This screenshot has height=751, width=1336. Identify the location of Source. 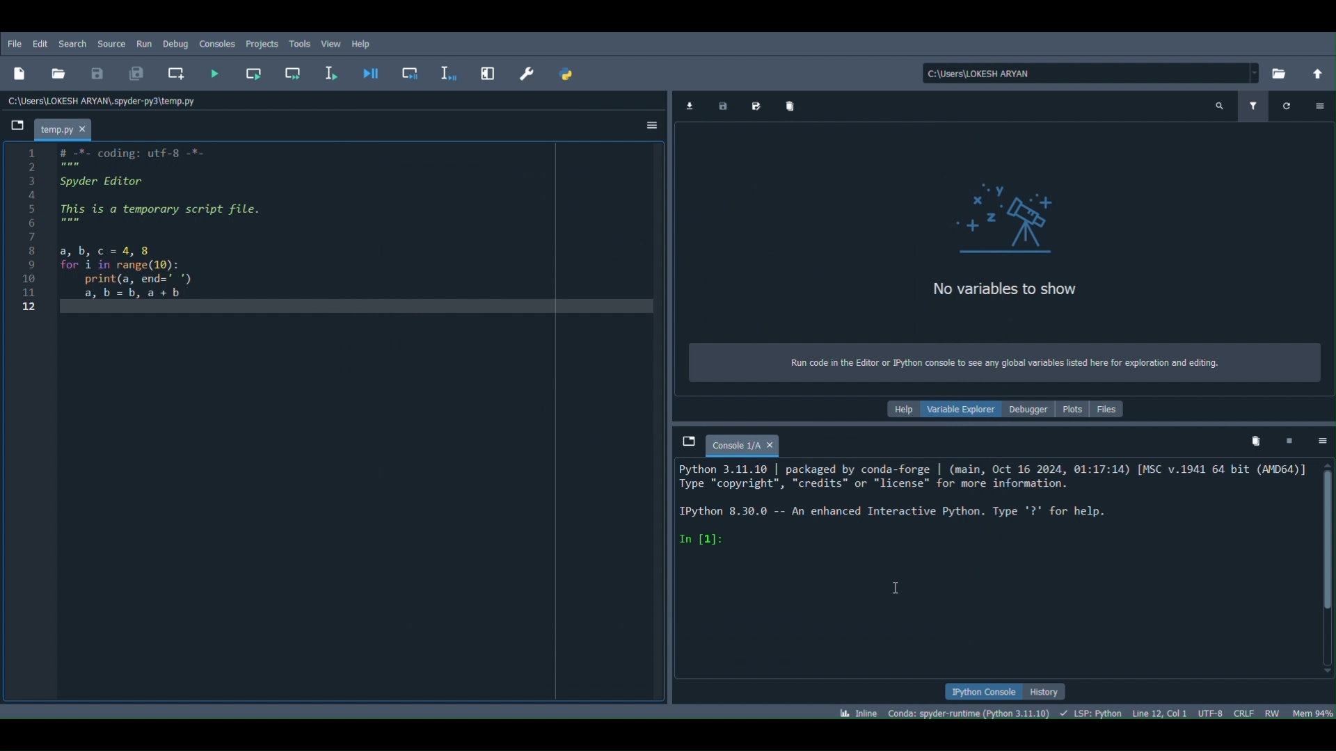
(113, 43).